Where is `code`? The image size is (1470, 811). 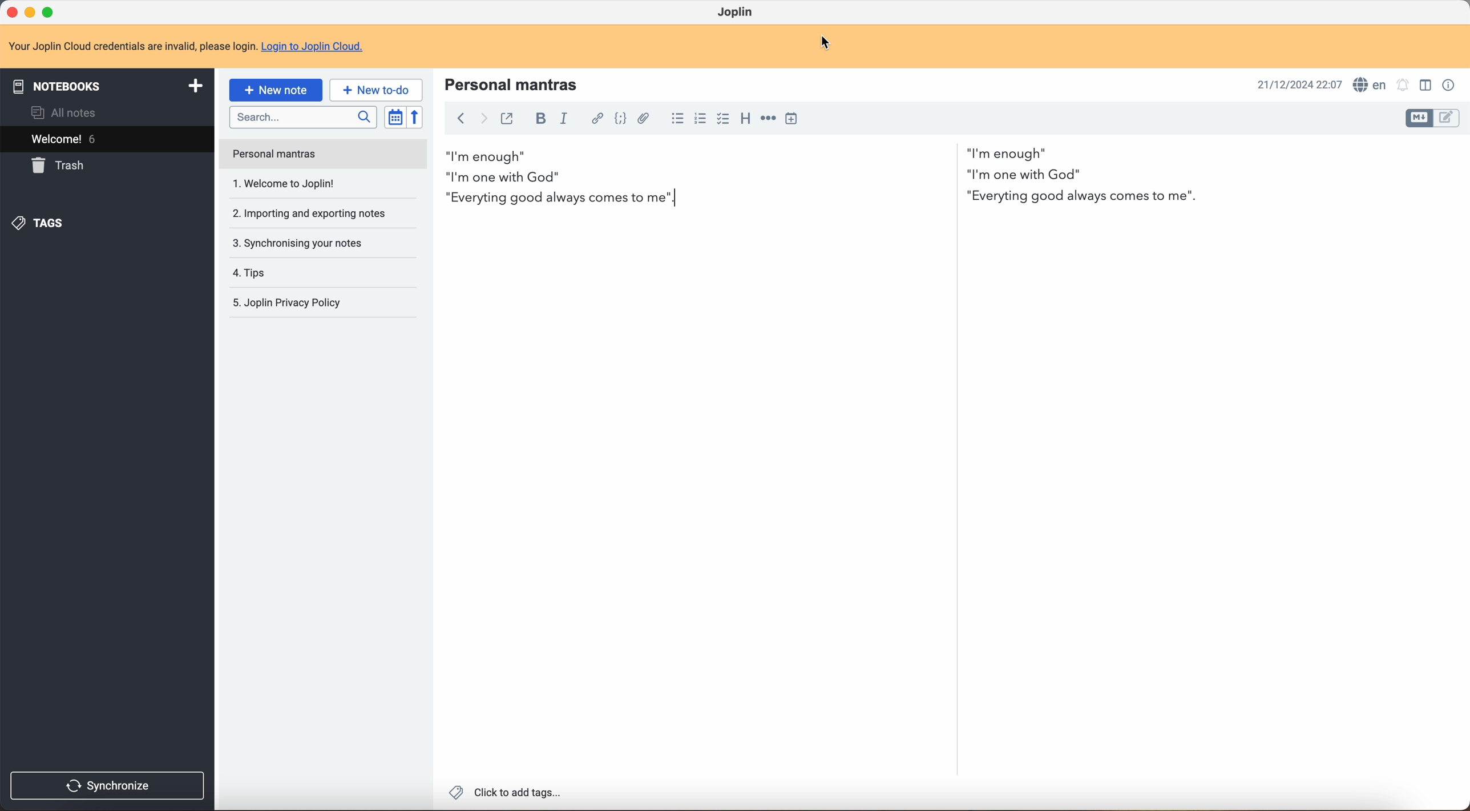 code is located at coordinates (621, 120).